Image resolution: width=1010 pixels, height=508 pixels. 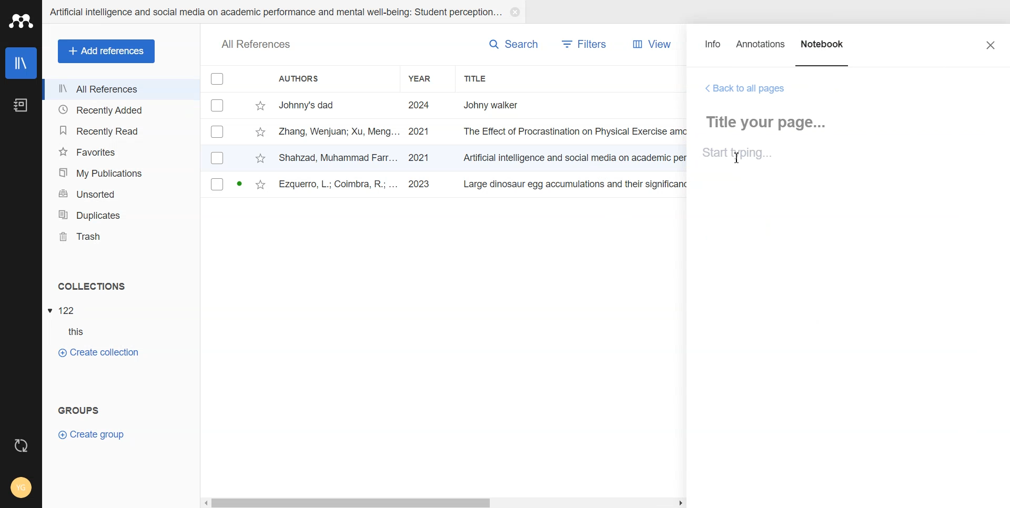 I want to click on Notebook, so click(x=823, y=49).